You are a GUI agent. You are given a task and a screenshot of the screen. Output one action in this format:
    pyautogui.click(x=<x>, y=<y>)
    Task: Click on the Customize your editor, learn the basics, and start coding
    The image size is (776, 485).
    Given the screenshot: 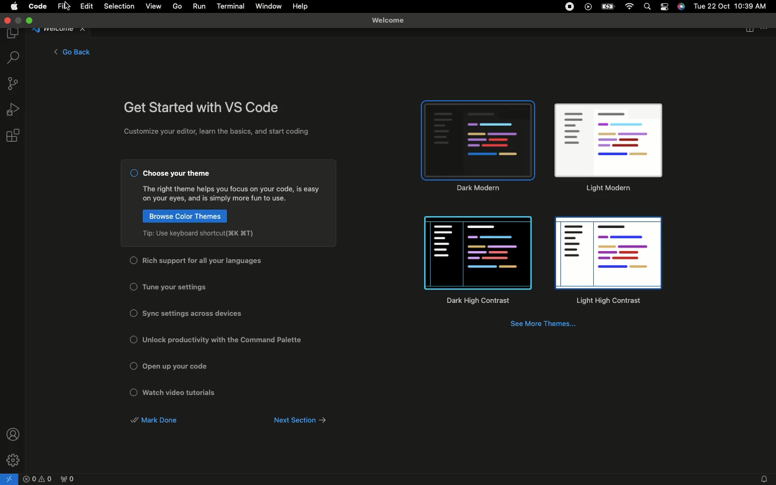 What is the action you would take?
    pyautogui.click(x=219, y=133)
    